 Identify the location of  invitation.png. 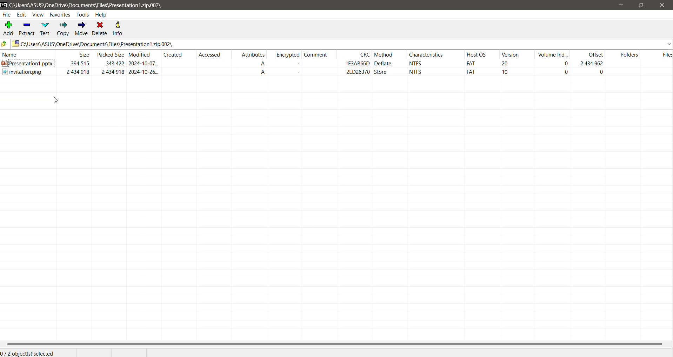
(25, 74).